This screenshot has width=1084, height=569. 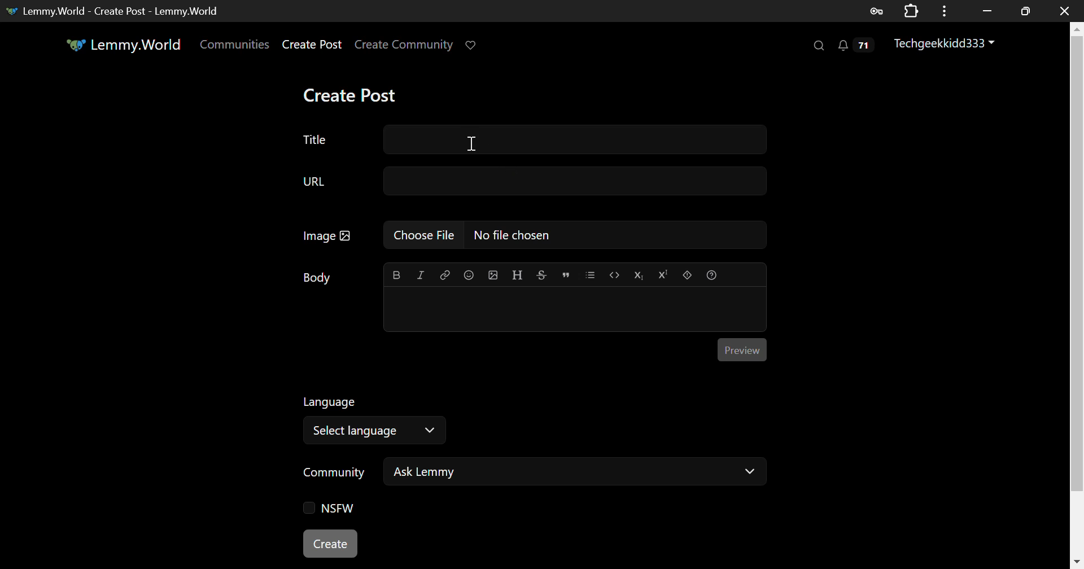 What do you see at coordinates (911, 10) in the screenshot?
I see `Extensions` at bounding box center [911, 10].